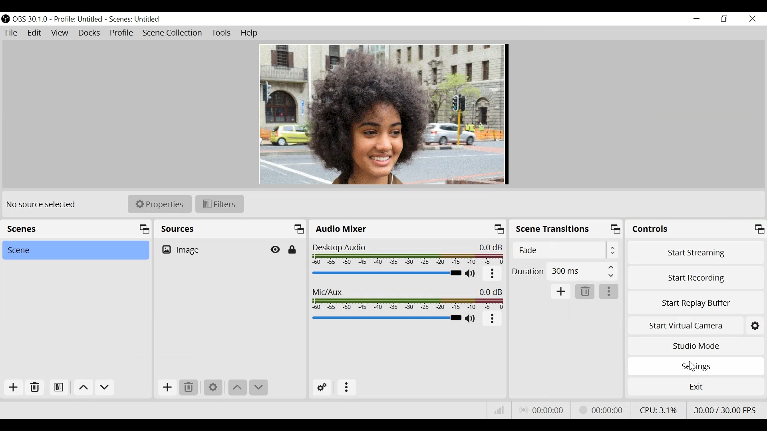 This screenshot has height=431, width=767. Describe the element at coordinates (59, 387) in the screenshot. I see `Open Filter Scene` at that location.